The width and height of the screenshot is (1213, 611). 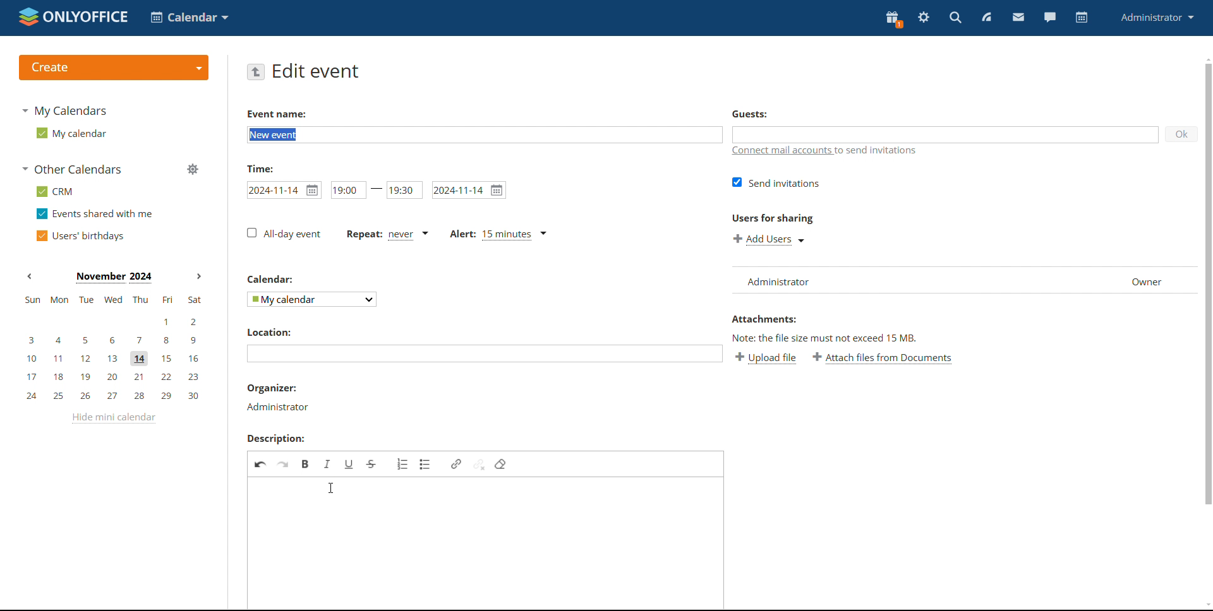 What do you see at coordinates (197, 276) in the screenshot?
I see `next months` at bounding box center [197, 276].